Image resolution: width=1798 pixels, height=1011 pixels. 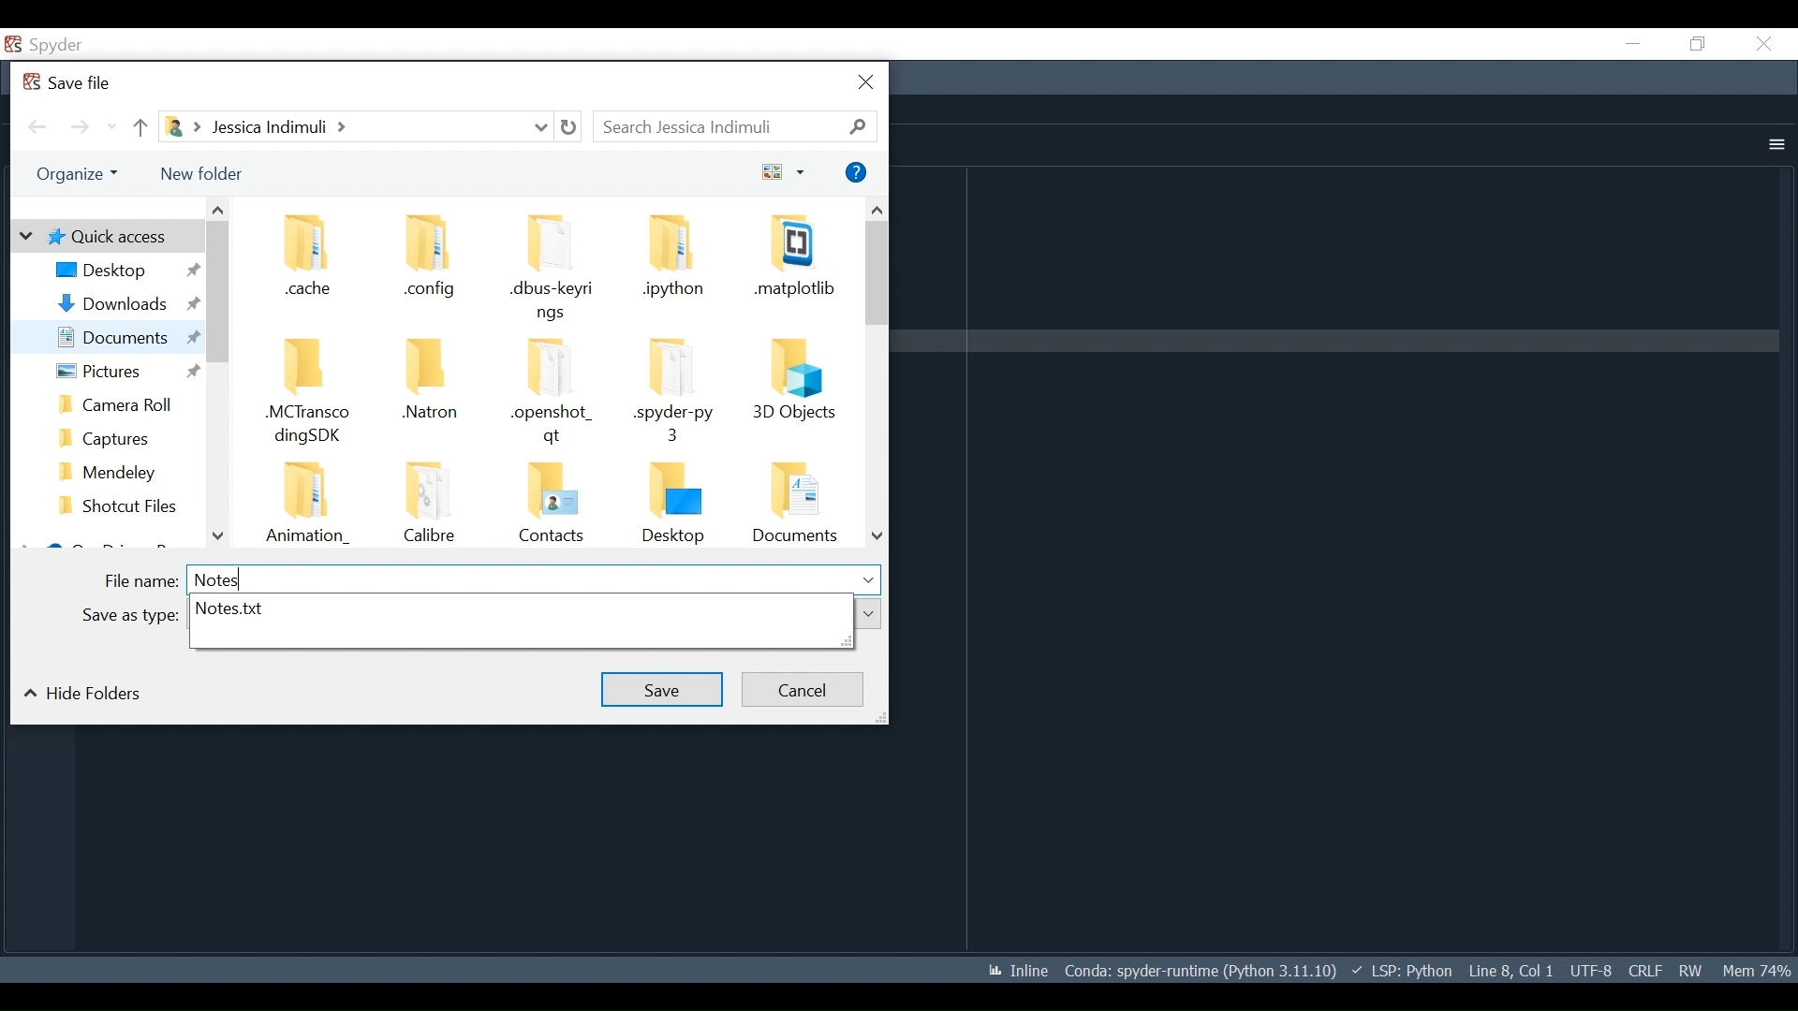 What do you see at coordinates (123, 303) in the screenshot?
I see `Downloads` at bounding box center [123, 303].